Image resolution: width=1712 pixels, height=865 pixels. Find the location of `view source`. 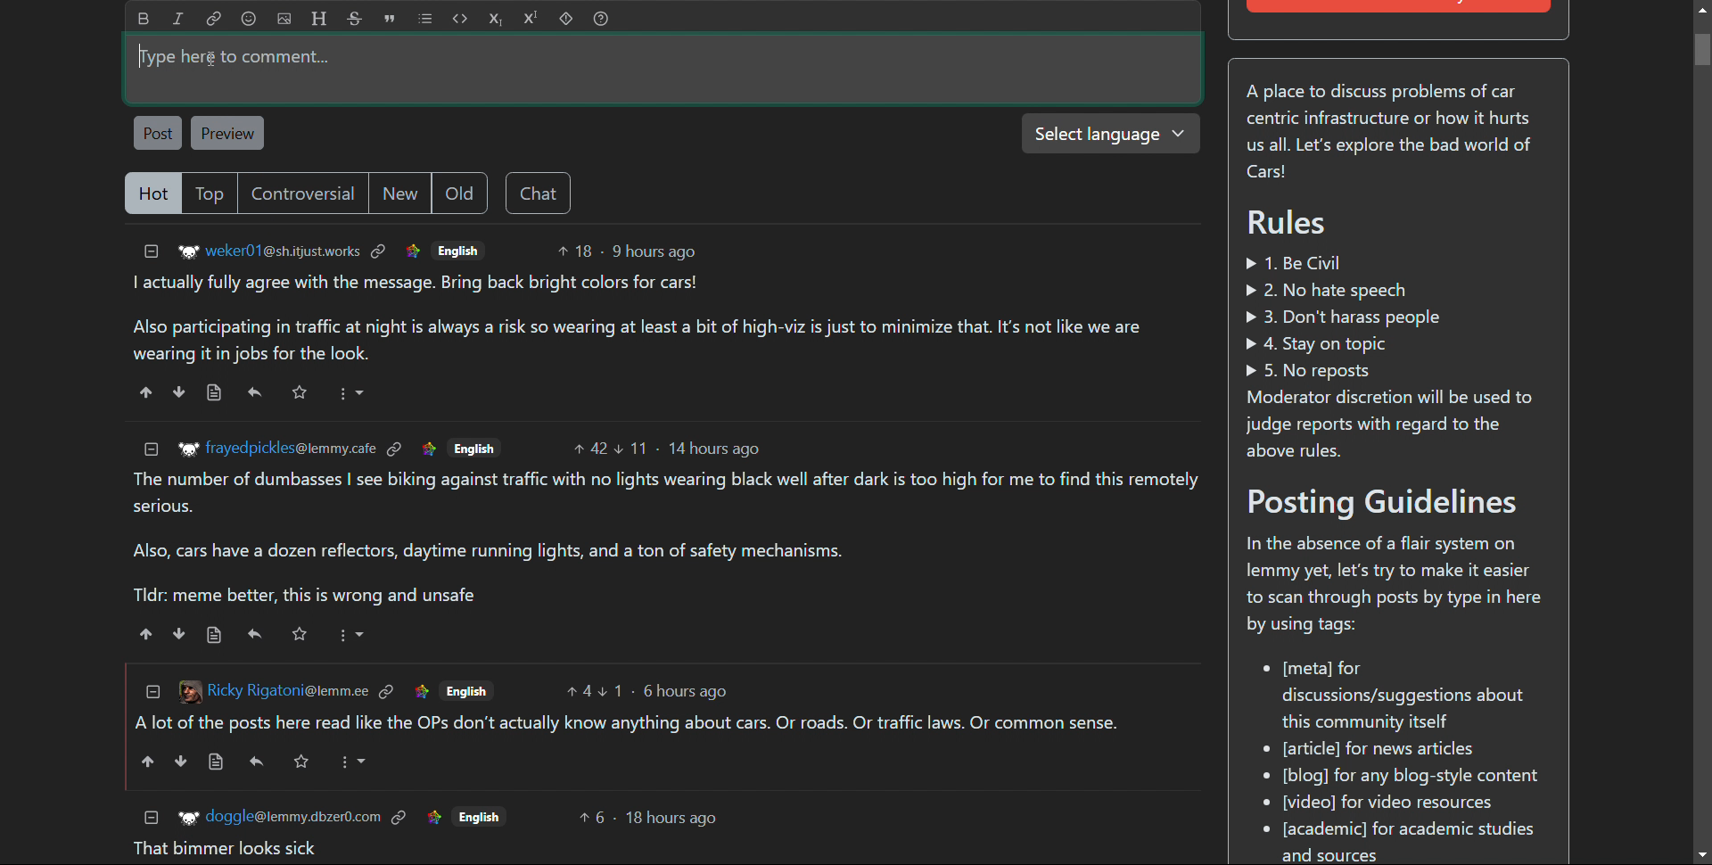

view source is located at coordinates (215, 635).